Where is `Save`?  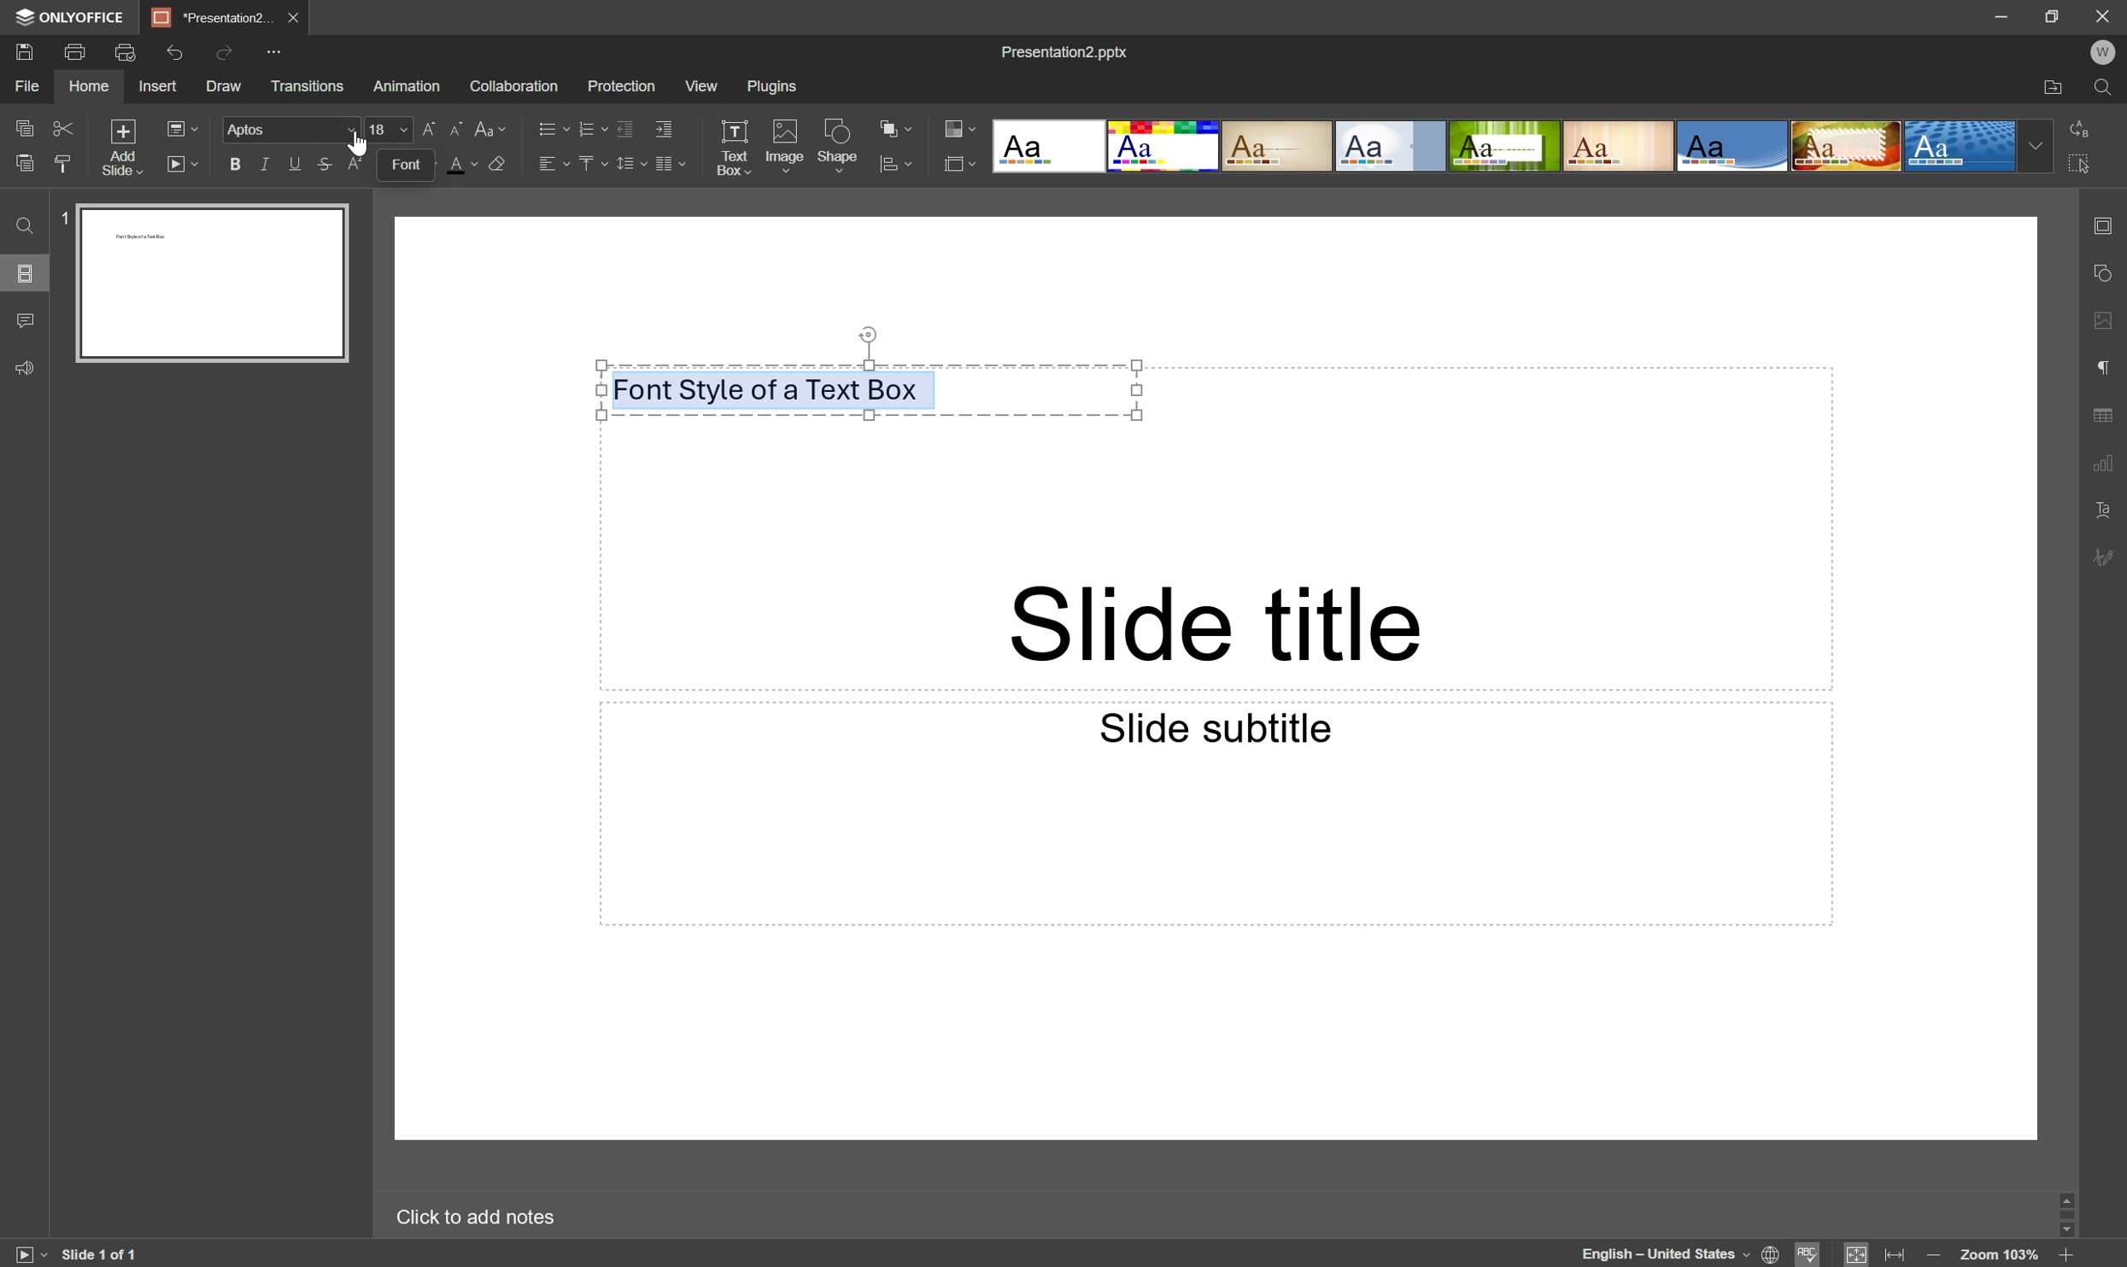 Save is located at coordinates (26, 51).